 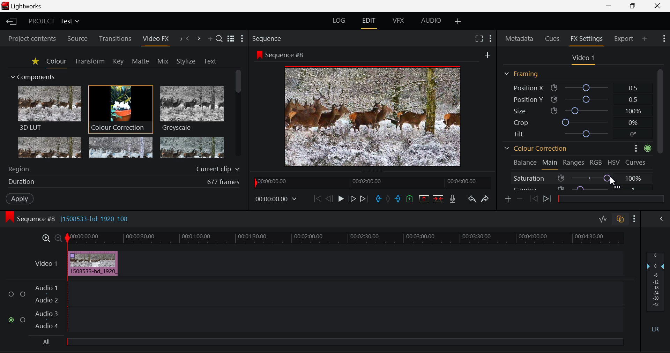 I want to click on Position X, so click(x=575, y=88).